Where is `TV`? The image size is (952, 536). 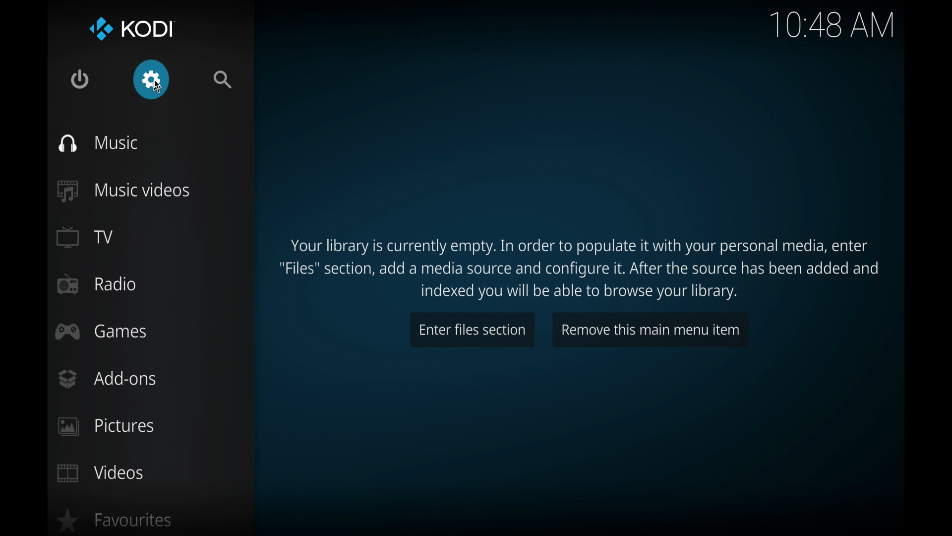 TV is located at coordinates (86, 237).